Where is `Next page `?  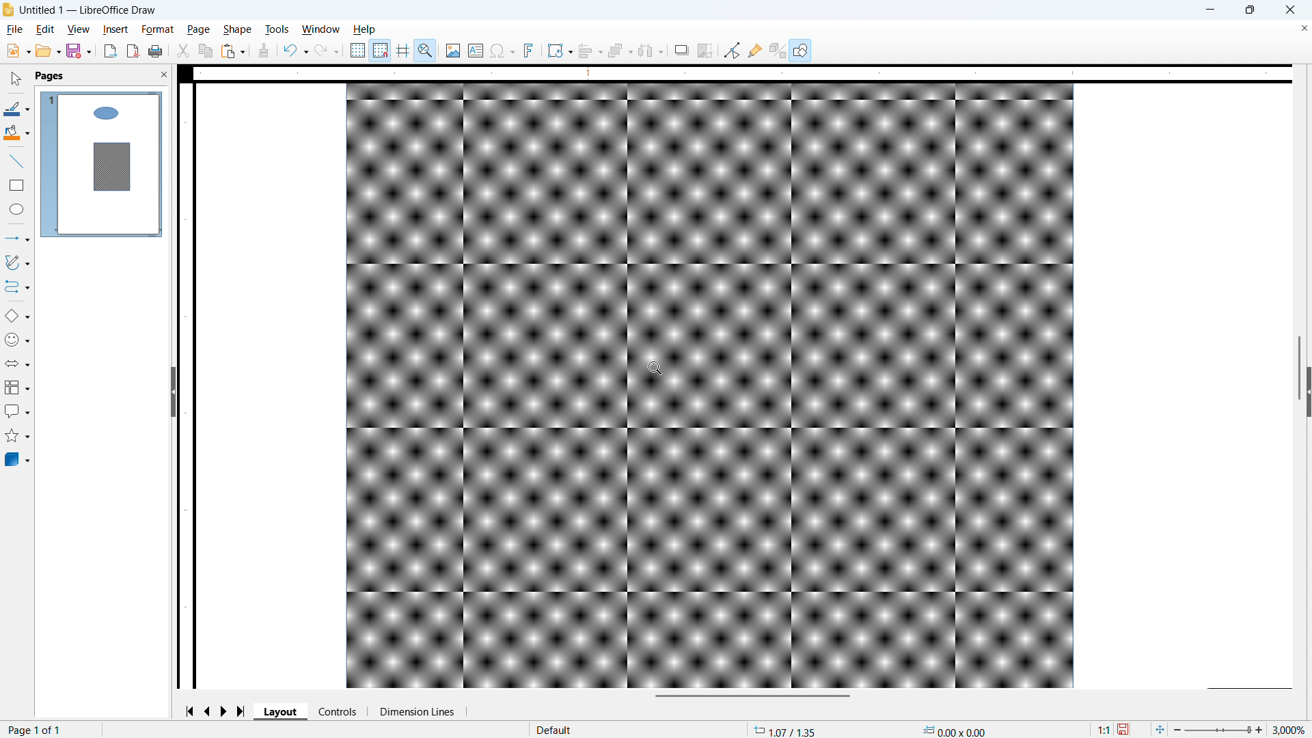 Next page  is located at coordinates (226, 711).